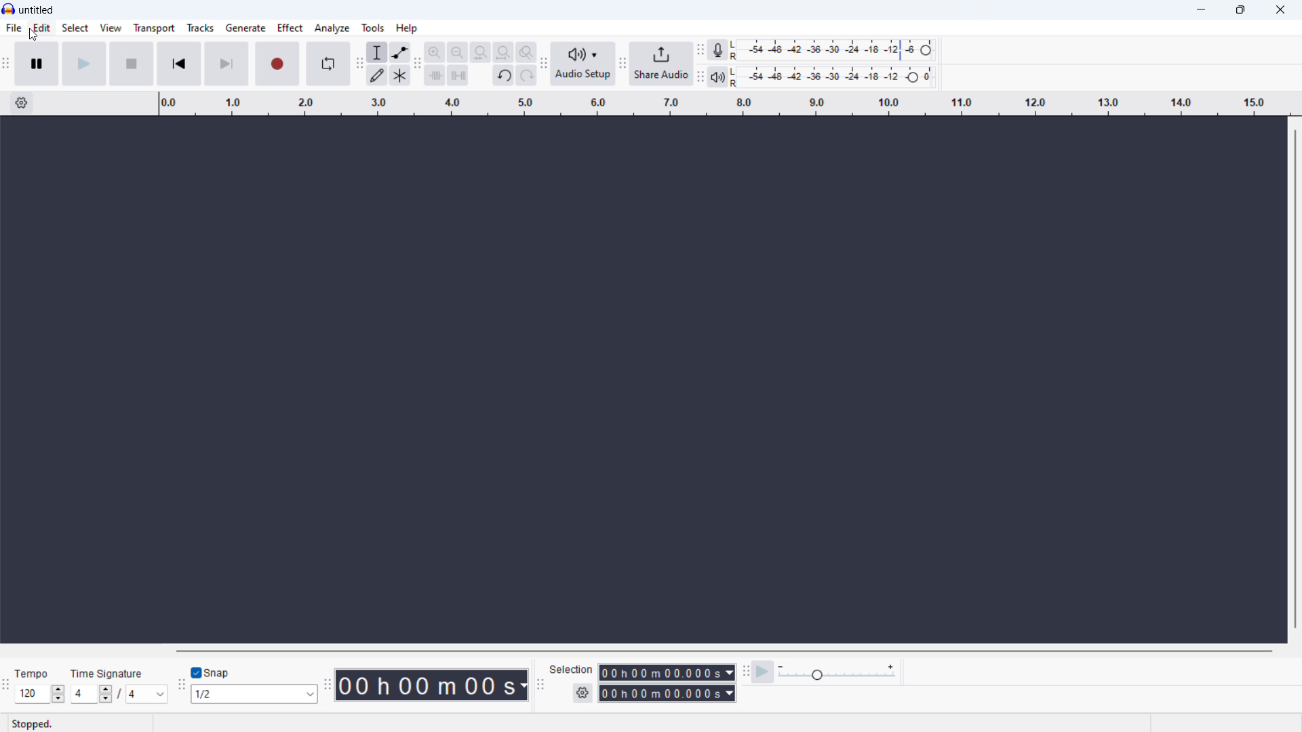  Describe the element at coordinates (543, 64) in the screenshot. I see `audio setup toolbar` at that location.